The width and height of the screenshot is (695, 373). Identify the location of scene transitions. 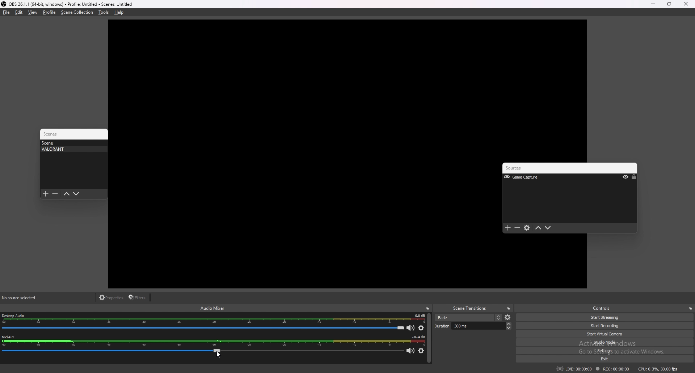
(470, 309).